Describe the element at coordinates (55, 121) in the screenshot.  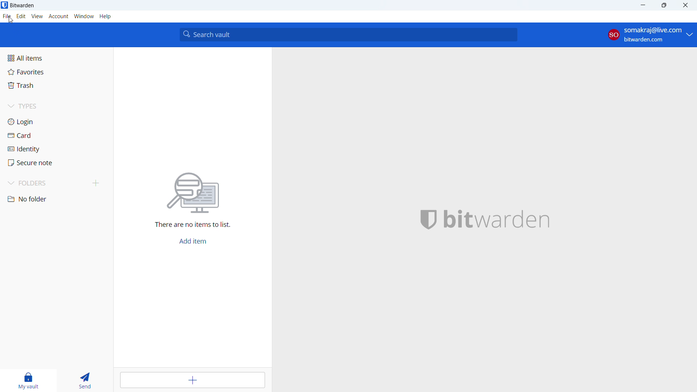
I see `login` at that location.